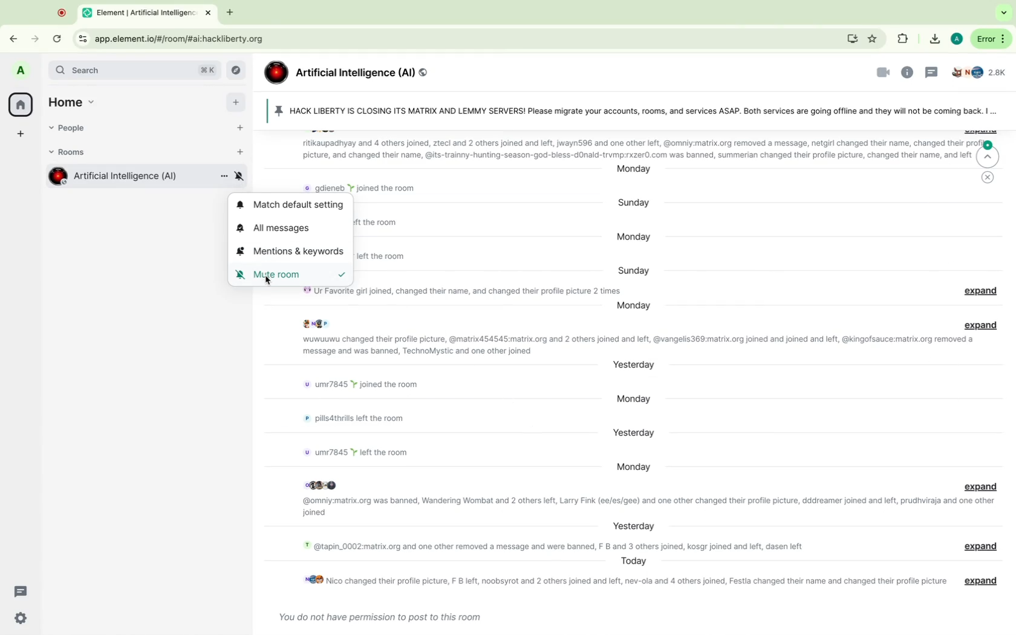 The image size is (1016, 635). Describe the element at coordinates (292, 275) in the screenshot. I see `mute room` at that location.